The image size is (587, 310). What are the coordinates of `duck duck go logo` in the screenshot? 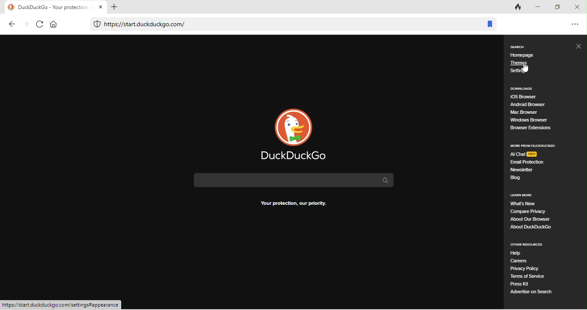 It's located at (294, 133).